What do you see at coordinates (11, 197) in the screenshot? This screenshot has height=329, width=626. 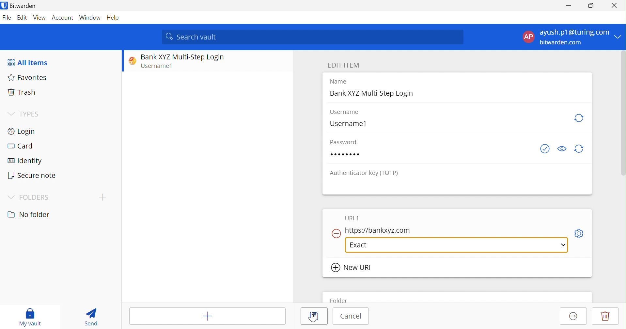 I see `Drop Down` at bounding box center [11, 197].